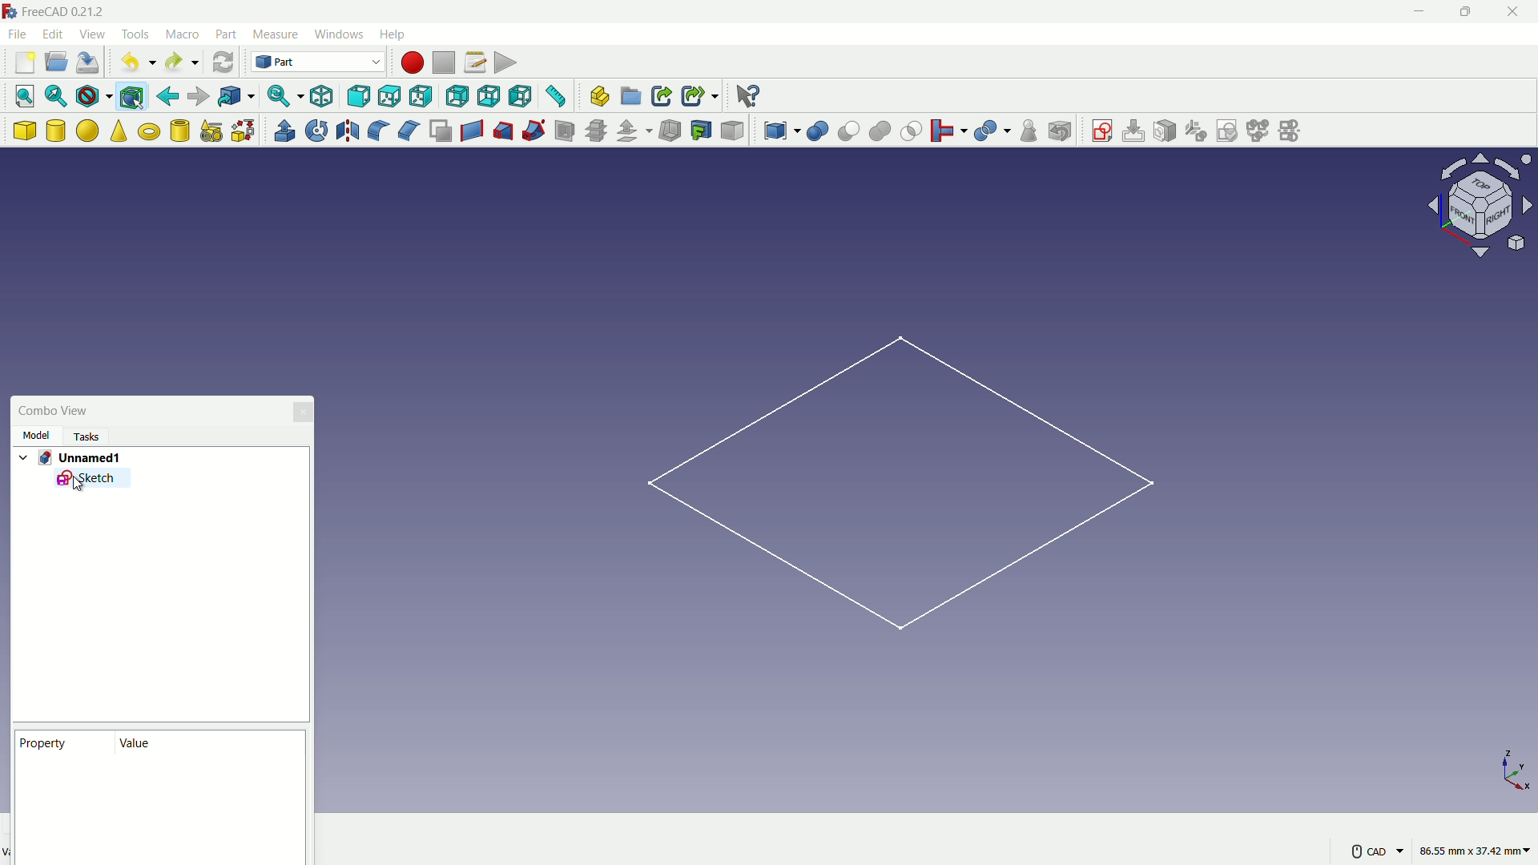 The image size is (1538, 865). What do you see at coordinates (389, 95) in the screenshot?
I see `top view` at bounding box center [389, 95].